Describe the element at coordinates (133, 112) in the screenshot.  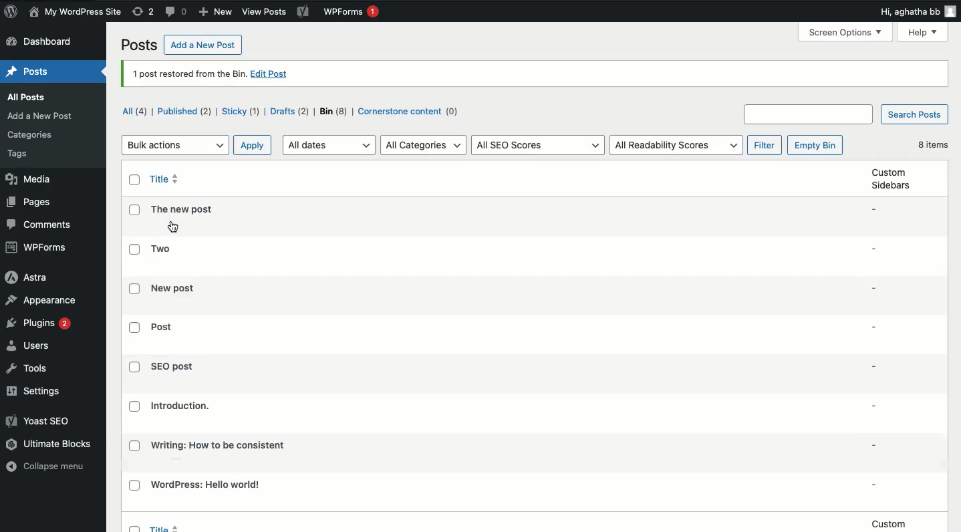
I see `All` at that location.